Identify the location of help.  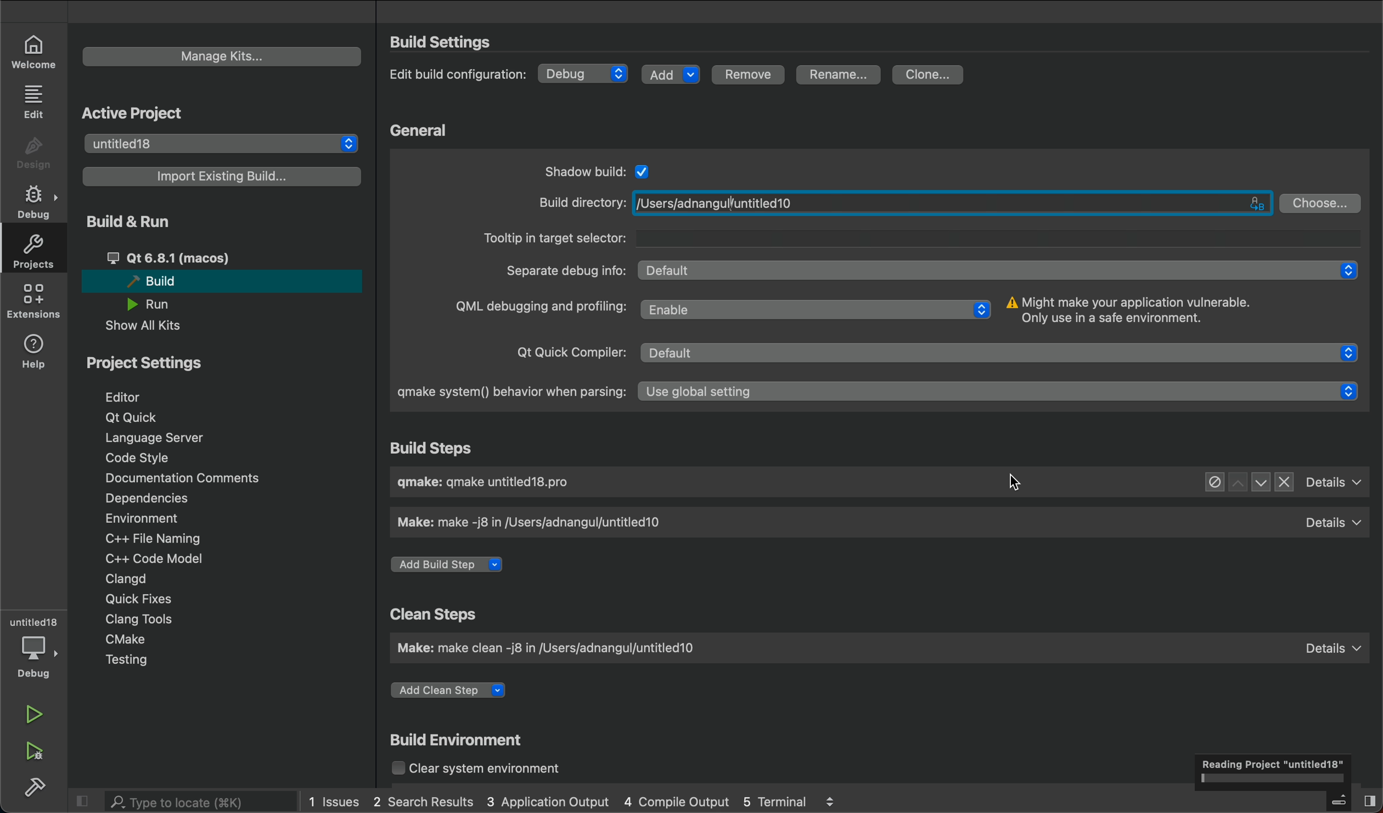
(33, 353).